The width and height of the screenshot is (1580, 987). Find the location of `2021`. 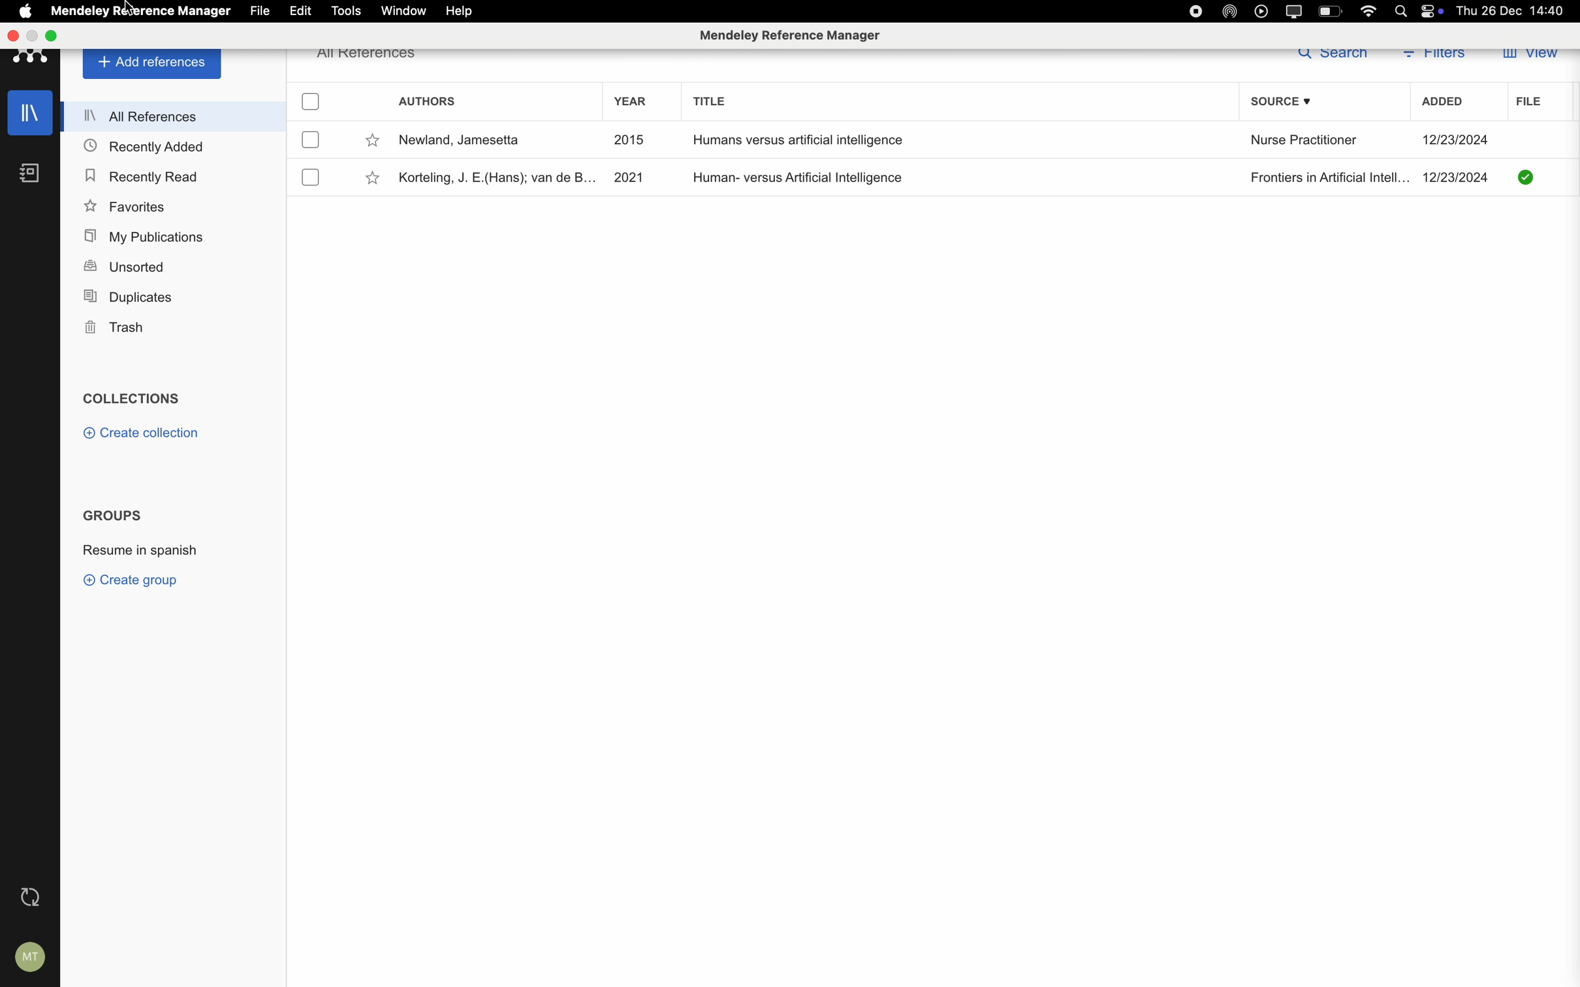

2021 is located at coordinates (628, 175).